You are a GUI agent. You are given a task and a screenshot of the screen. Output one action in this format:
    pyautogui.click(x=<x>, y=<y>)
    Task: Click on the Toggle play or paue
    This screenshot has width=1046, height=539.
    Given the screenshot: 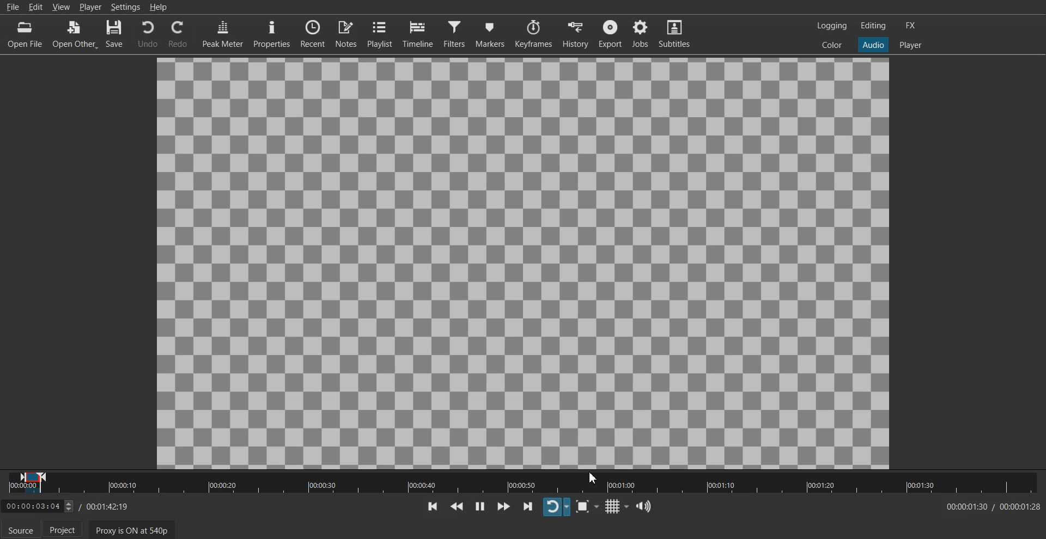 What is the action you would take?
    pyautogui.click(x=479, y=506)
    